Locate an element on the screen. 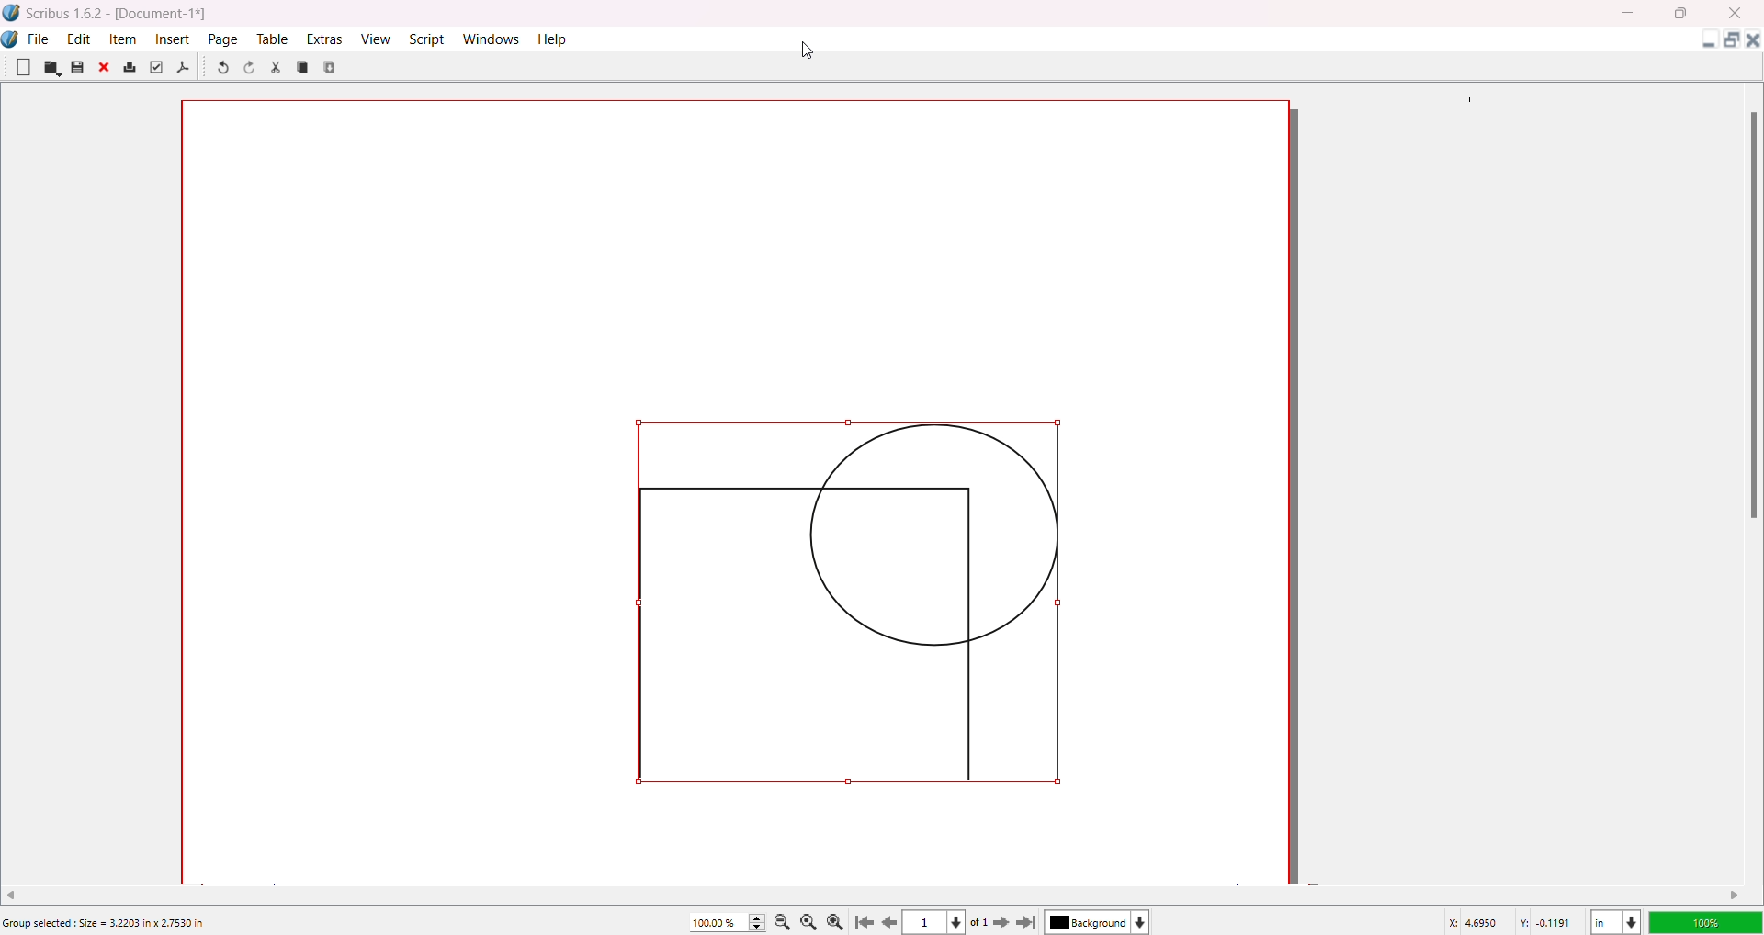 The width and height of the screenshot is (1764, 935). Script is located at coordinates (429, 38).